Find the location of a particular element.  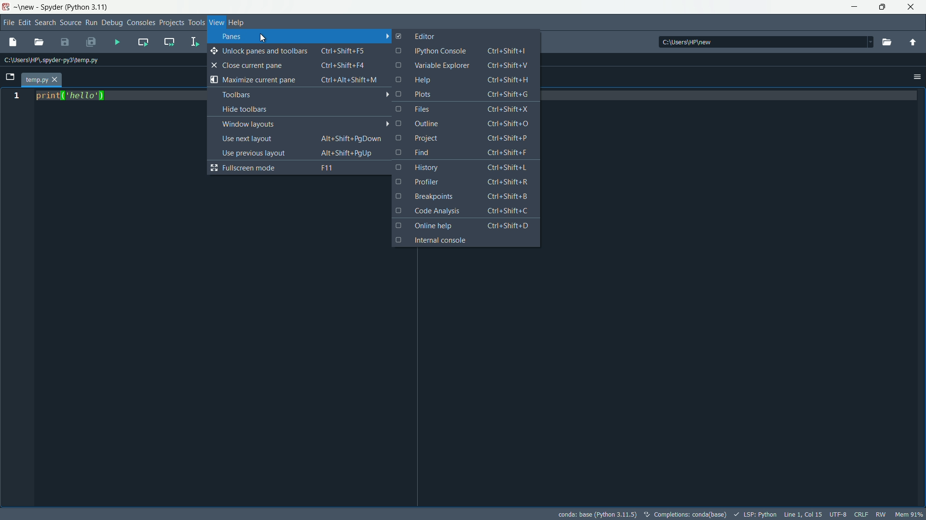

projects menu is located at coordinates (171, 22).